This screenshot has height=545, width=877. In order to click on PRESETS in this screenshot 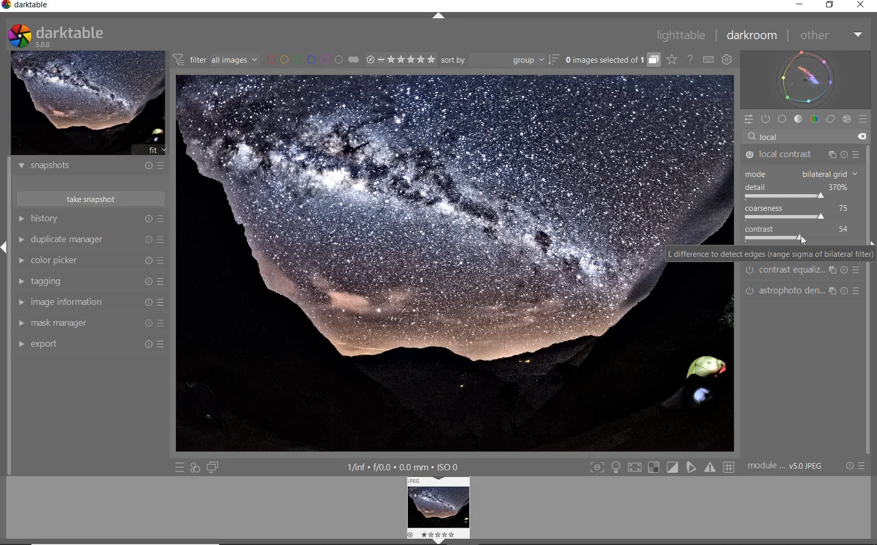, I will do `click(863, 121)`.